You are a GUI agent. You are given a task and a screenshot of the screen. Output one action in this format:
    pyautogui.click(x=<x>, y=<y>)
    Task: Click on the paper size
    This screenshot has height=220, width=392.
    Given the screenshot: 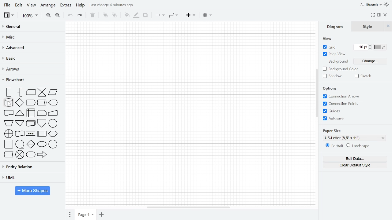 What is the action you would take?
    pyautogui.click(x=334, y=130)
    